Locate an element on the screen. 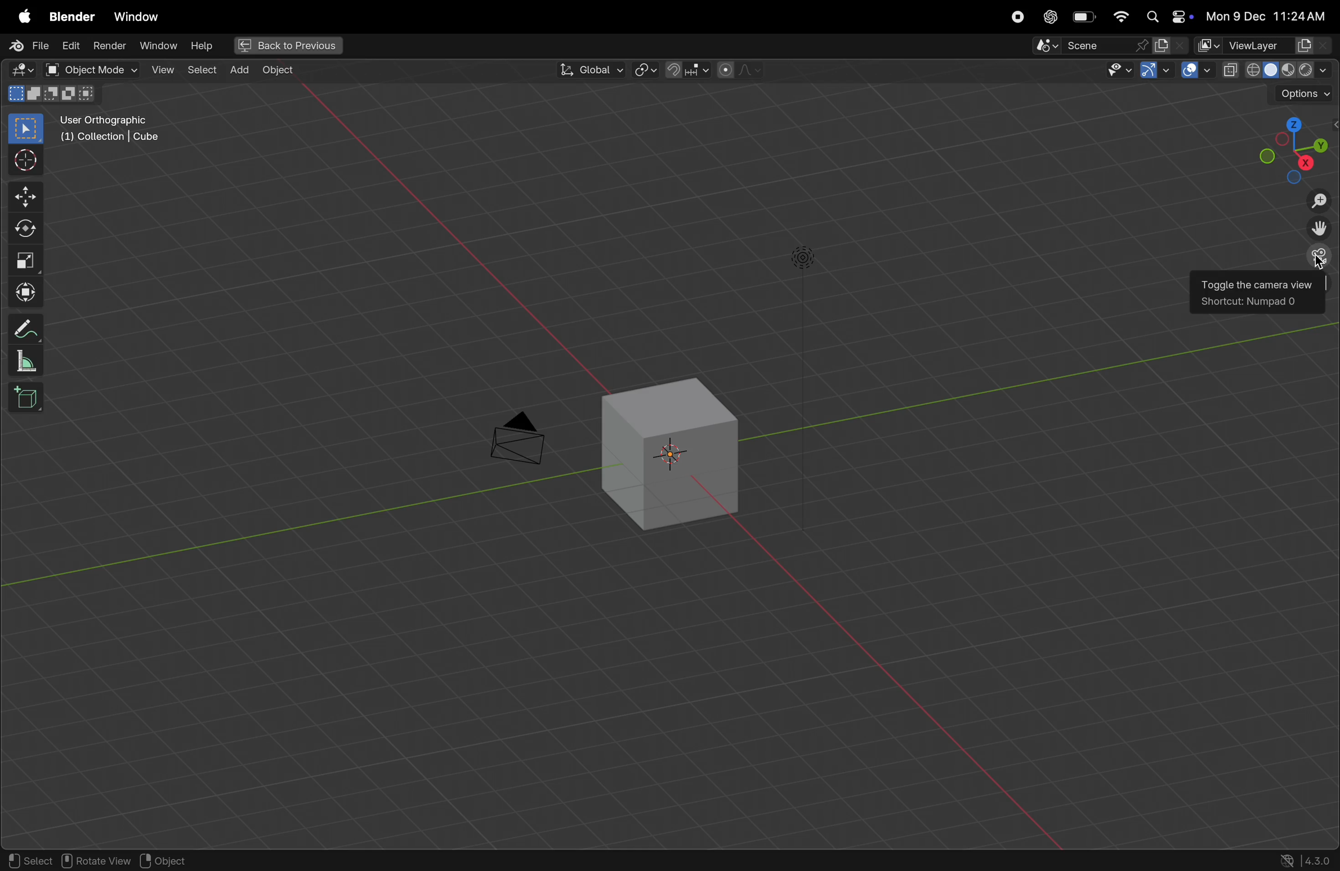  Toggle is located at coordinates (1230, 288).